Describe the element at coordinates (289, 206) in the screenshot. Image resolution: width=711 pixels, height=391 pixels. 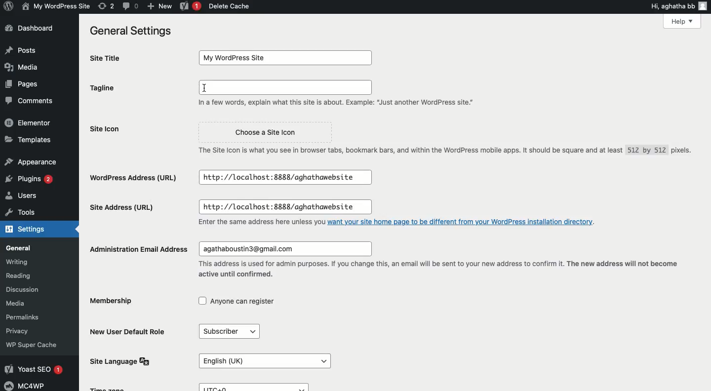
I see `http://localhost:8888/aghathawebsite ` at that location.